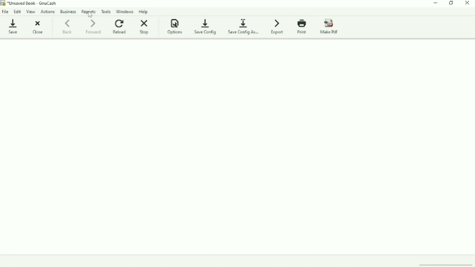 The image size is (475, 267). Describe the element at coordinates (90, 15) in the screenshot. I see `Cursor` at that location.